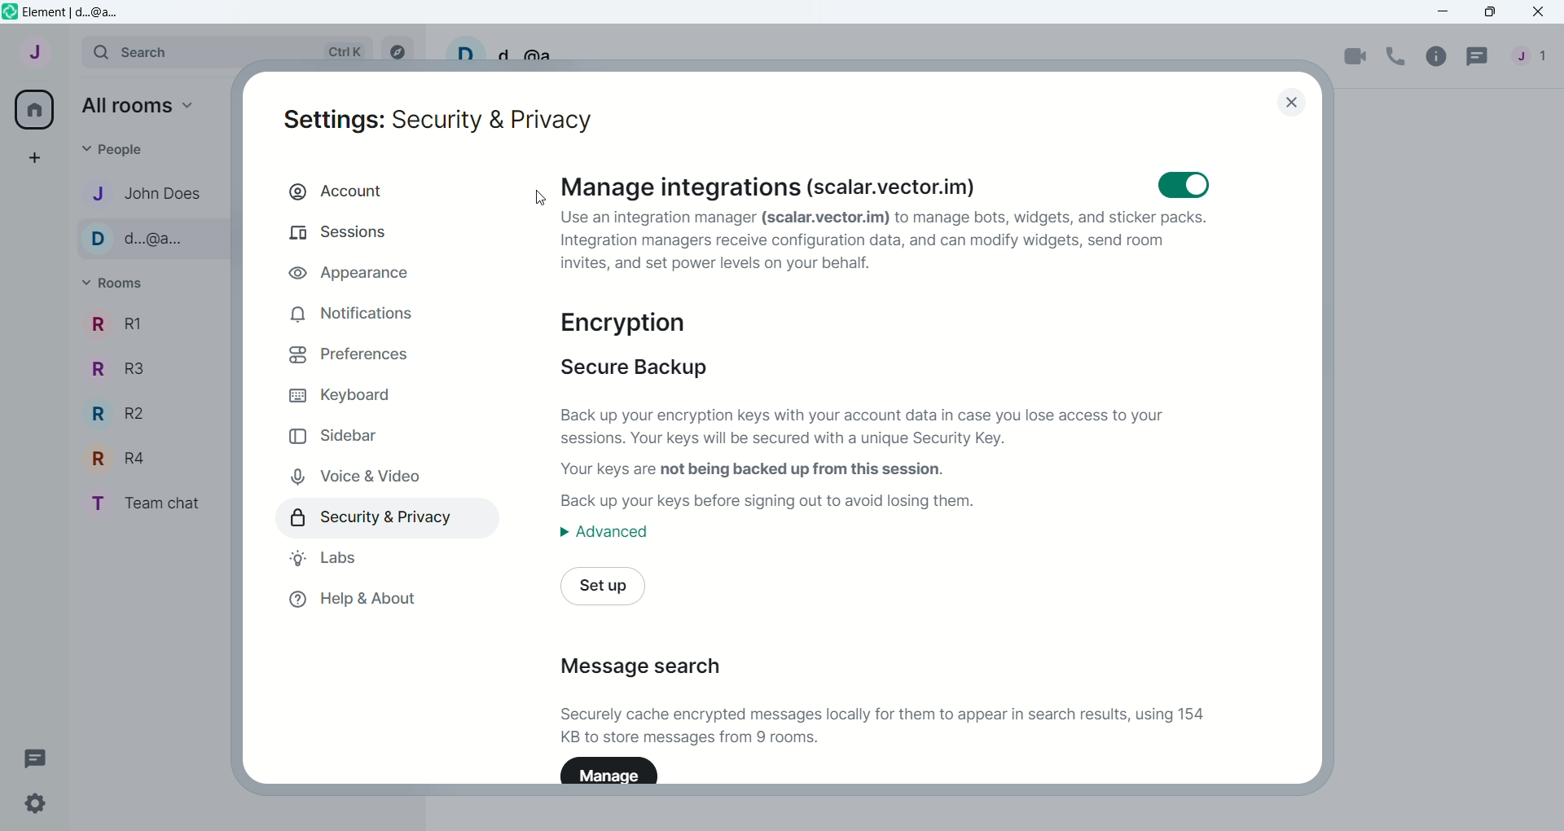  Describe the element at coordinates (121, 458) in the screenshot. I see `R R4` at that location.